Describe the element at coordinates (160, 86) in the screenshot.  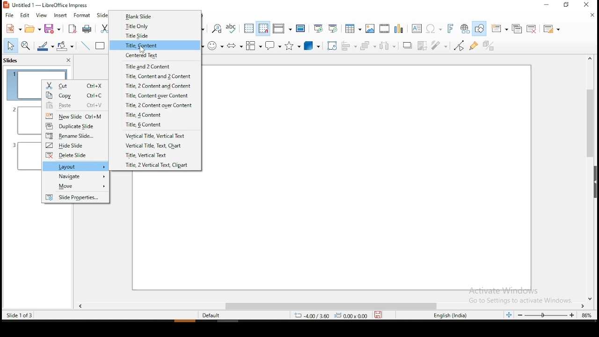
I see `title, 2 content and content` at that location.